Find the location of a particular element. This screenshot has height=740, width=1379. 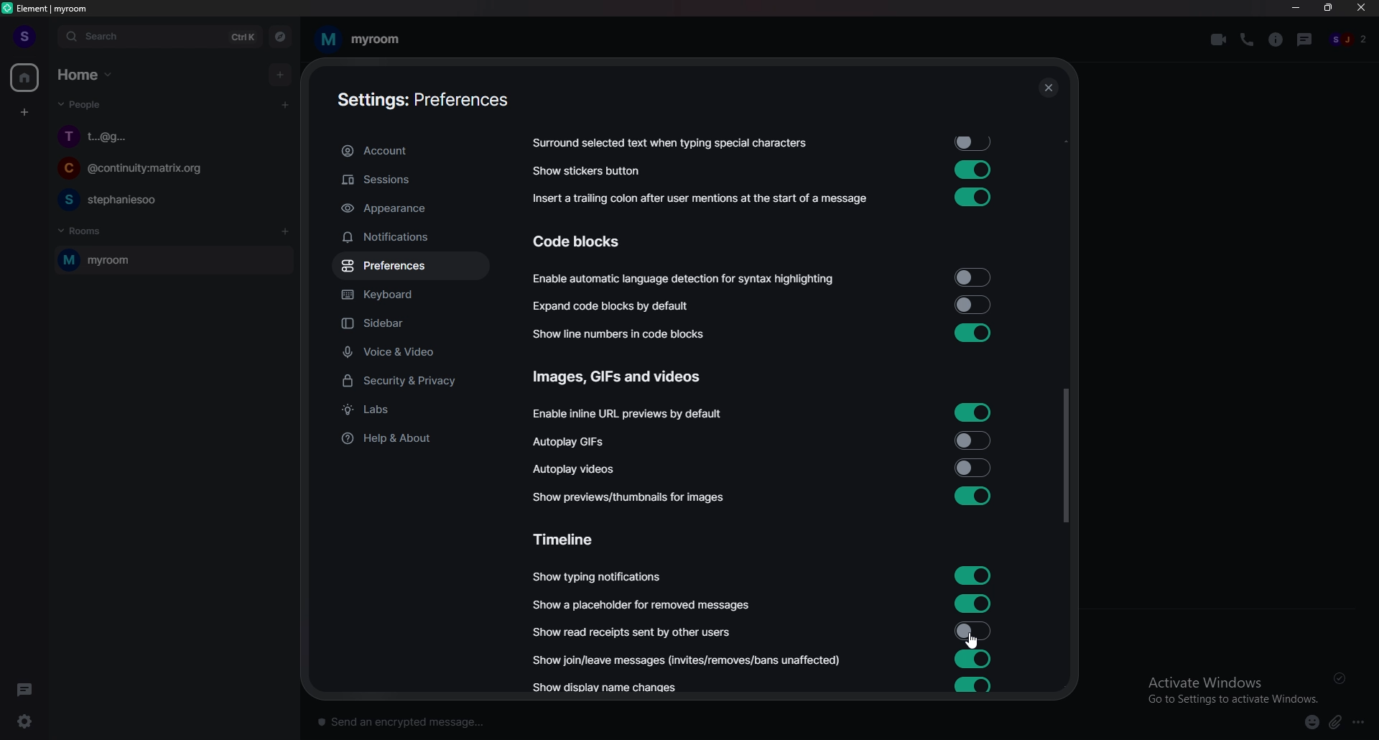

show stickers button is located at coordinates (588, 171).